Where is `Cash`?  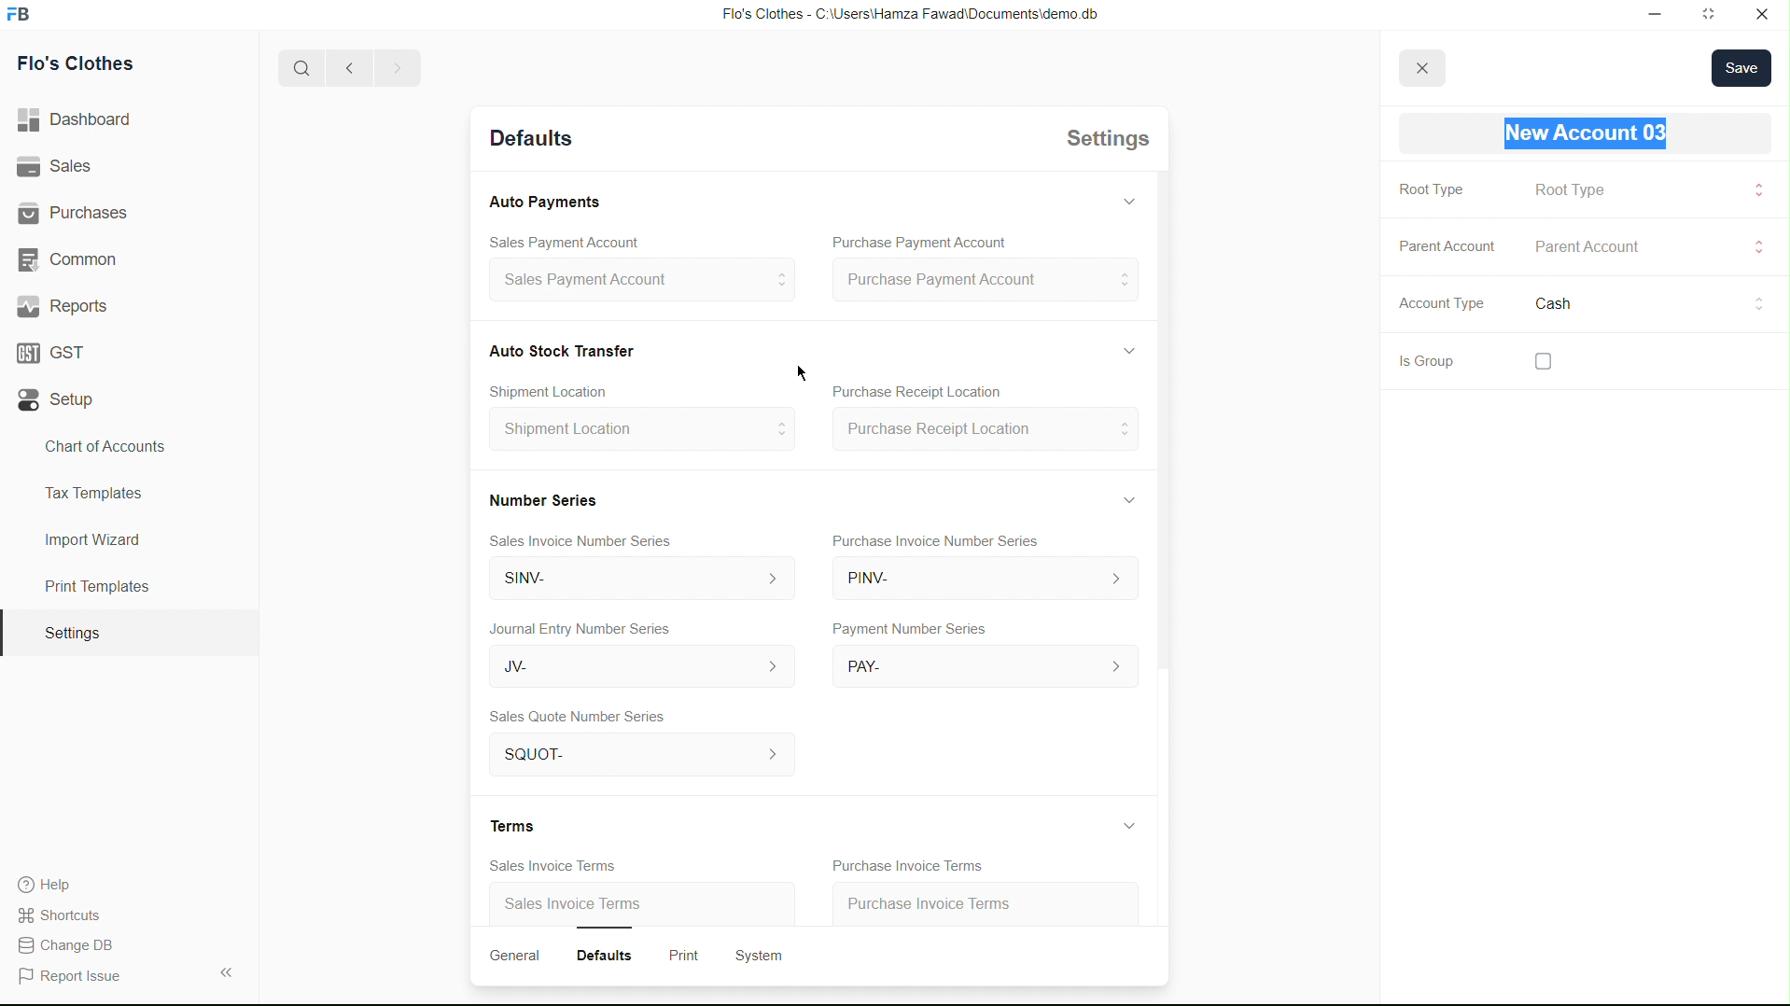
Cash is located at coordinates (563, 349).